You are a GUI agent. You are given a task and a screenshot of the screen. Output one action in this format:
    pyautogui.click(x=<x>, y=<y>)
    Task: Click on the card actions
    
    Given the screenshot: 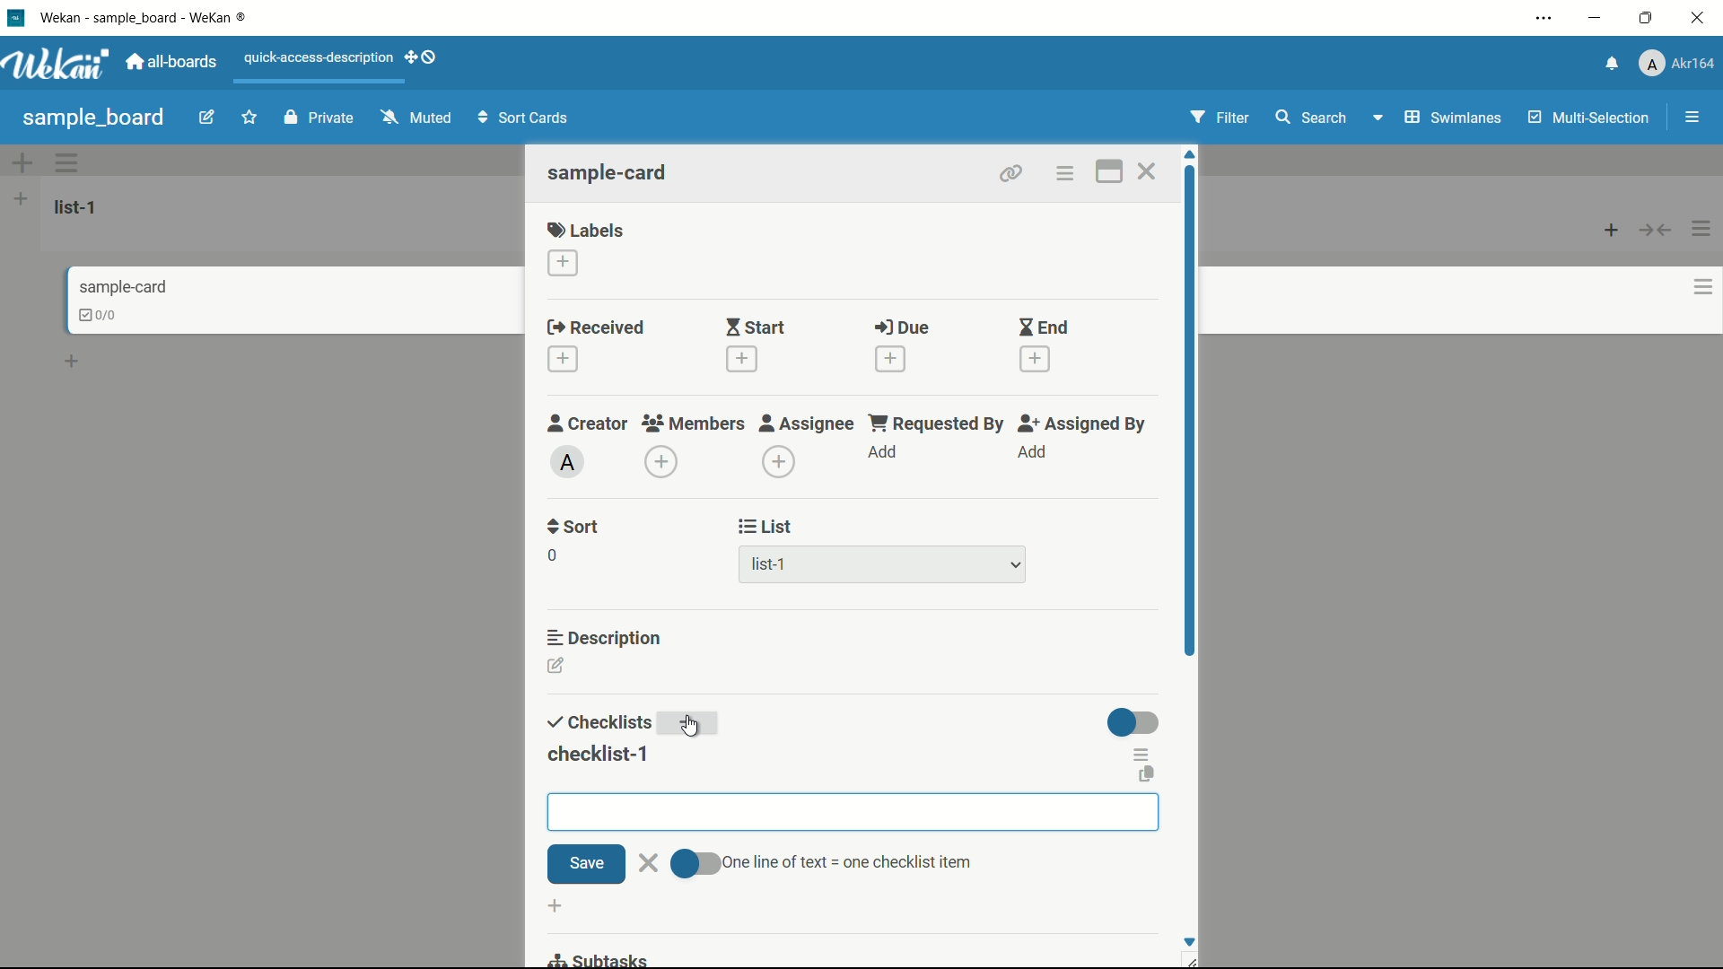 What is the action you would take?
    pyautogui.click(x=1703, y=287)
    